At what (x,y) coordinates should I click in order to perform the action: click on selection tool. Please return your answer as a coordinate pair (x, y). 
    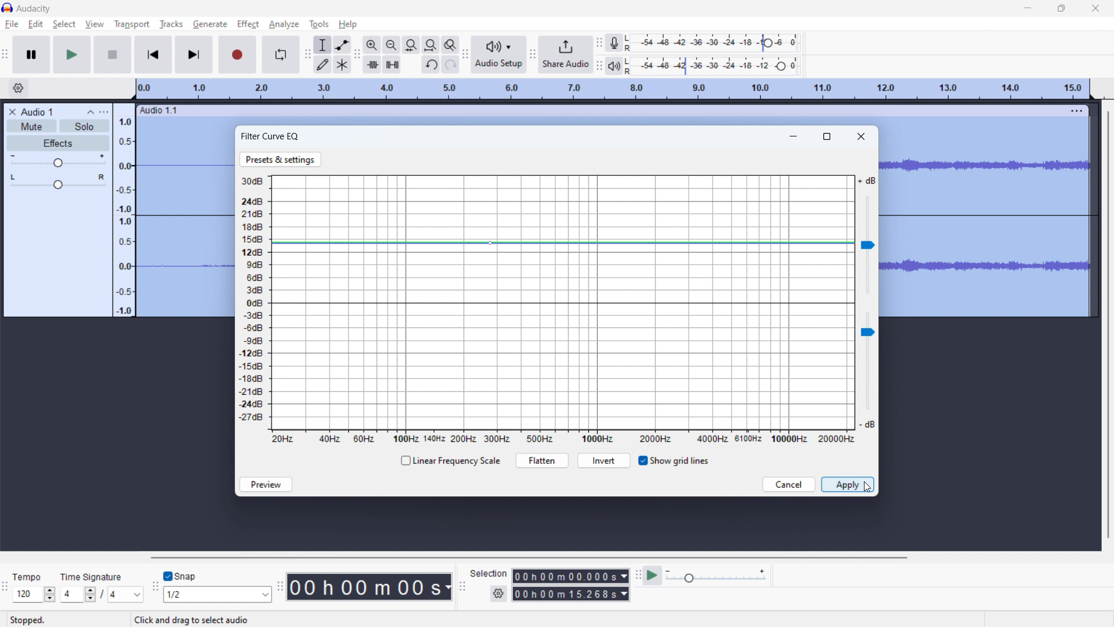
    Looking at the image, I should click on (322, 45).